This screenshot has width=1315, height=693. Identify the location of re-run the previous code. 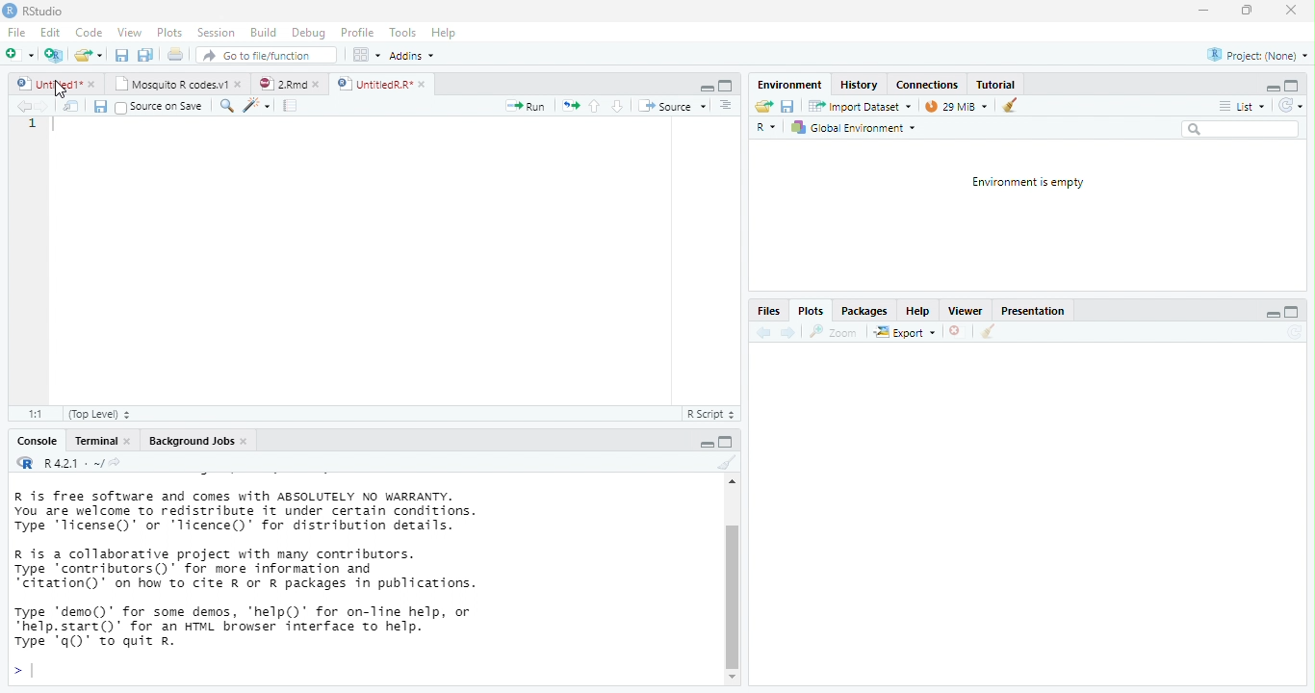
(571, 106).